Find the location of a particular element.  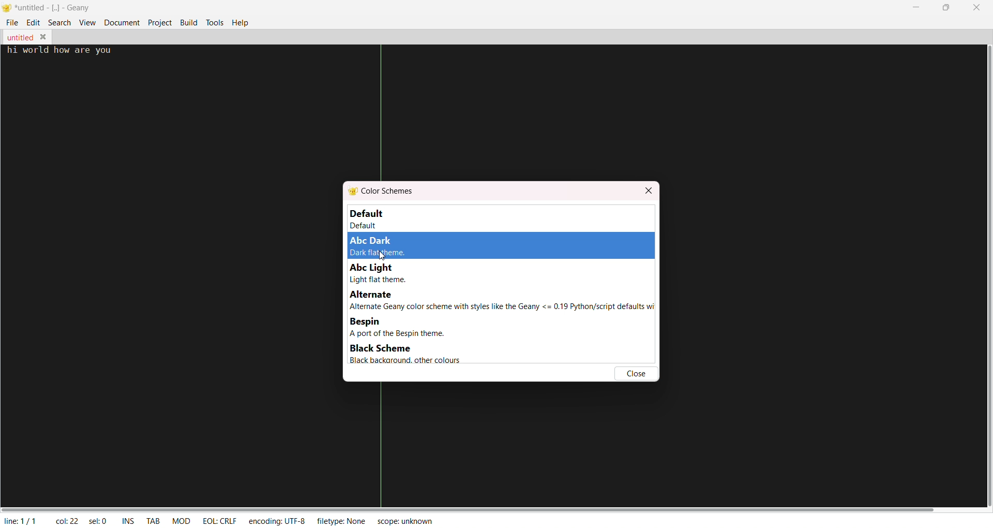

verical scroll bar is located at coordinates (986, 276).